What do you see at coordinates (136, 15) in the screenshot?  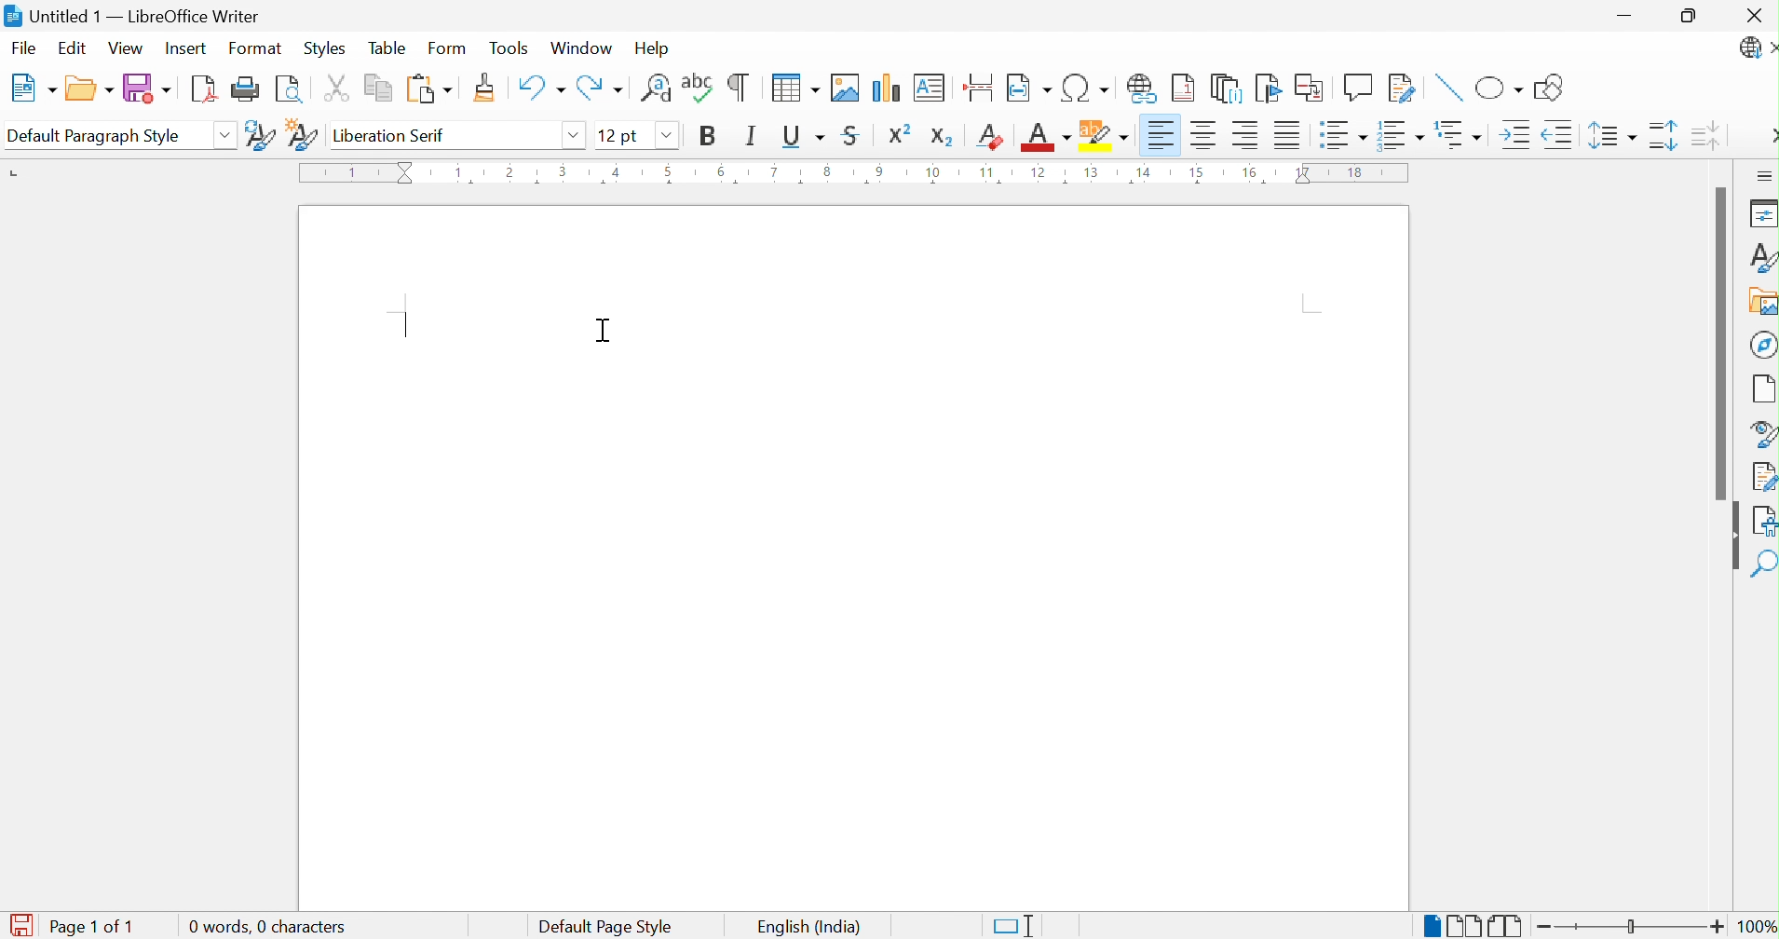 I see `Untitled 1 - LibreOffice Writer ` at bounding box center [136, 15].